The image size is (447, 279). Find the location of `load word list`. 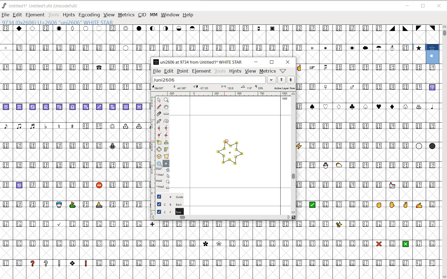

load word list is located at coordinates (213, 79).